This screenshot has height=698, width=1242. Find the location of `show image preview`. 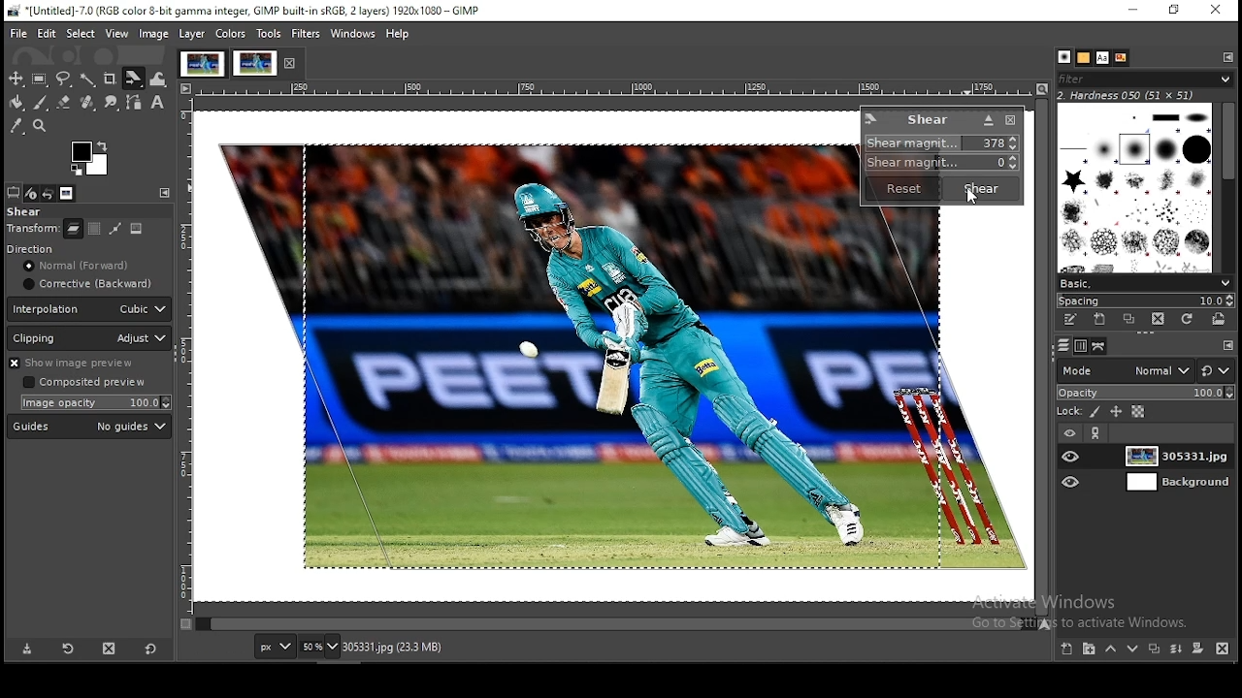

show image preview is located at coordinates (85, 364).